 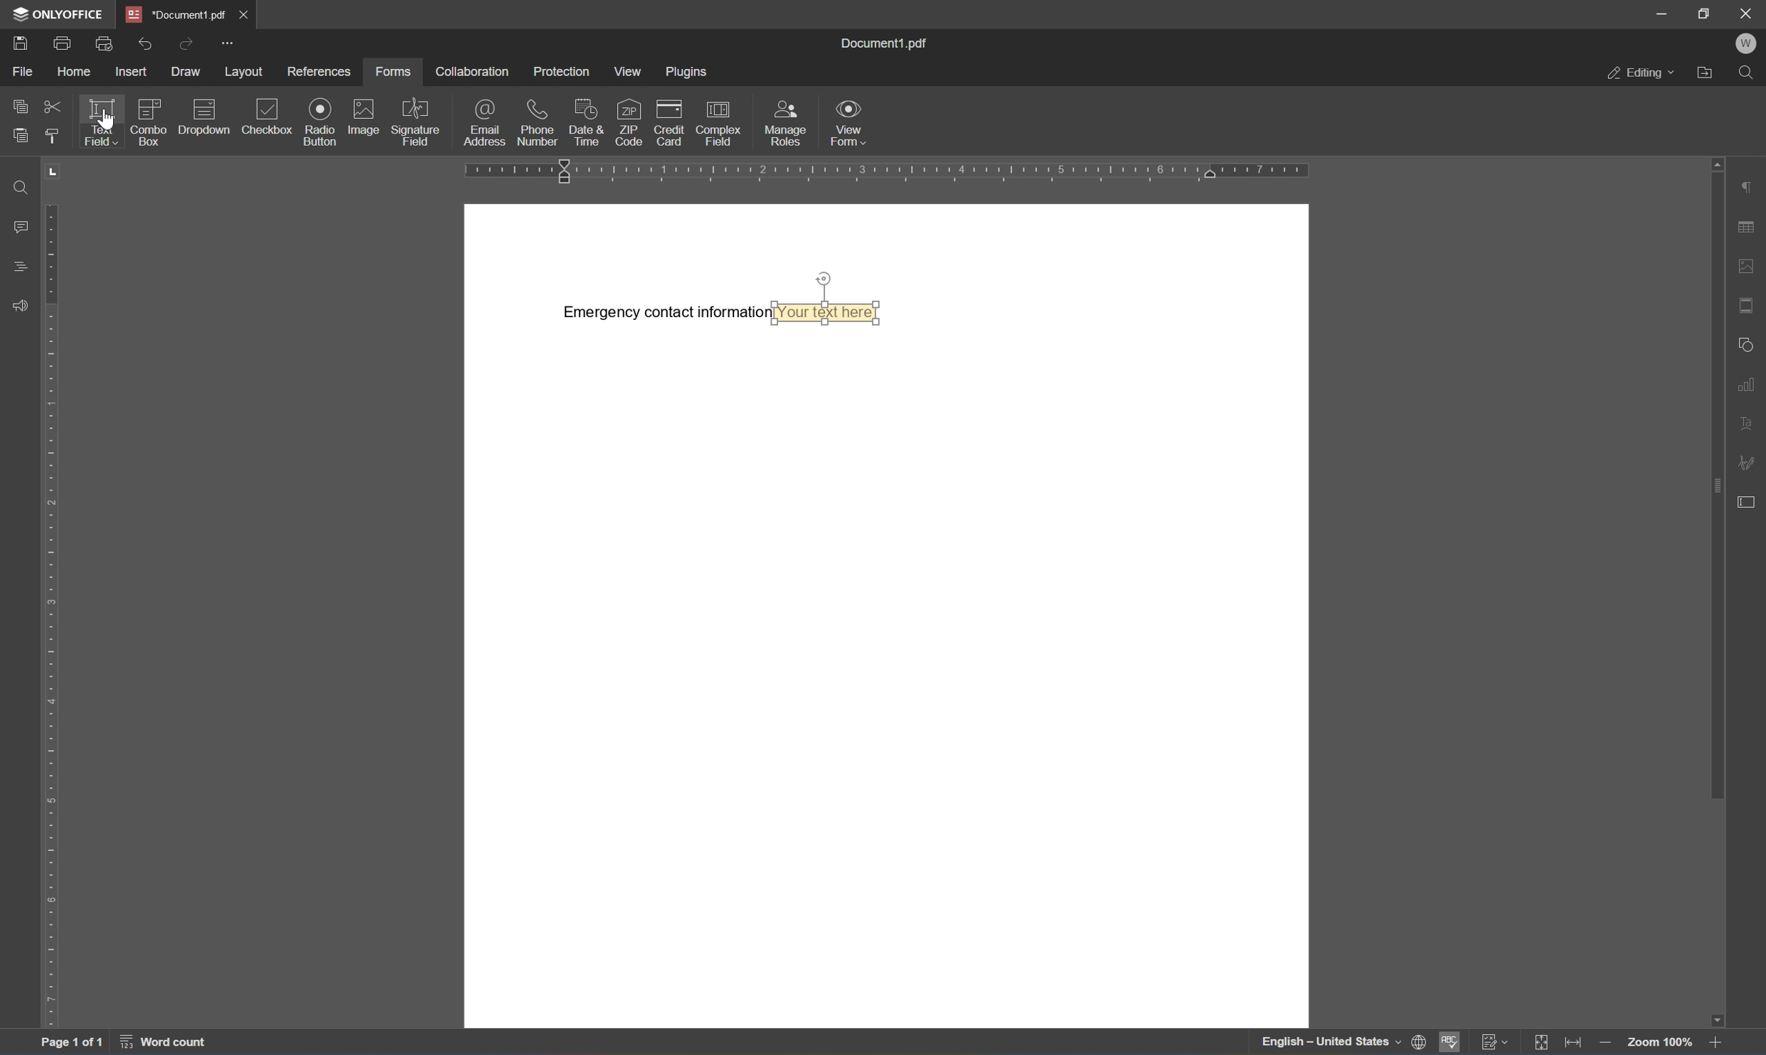 What do you see at coordinates (1580, 1043) in the screenshot?
I see `fit to width` at bounding box center [1580, 1043].